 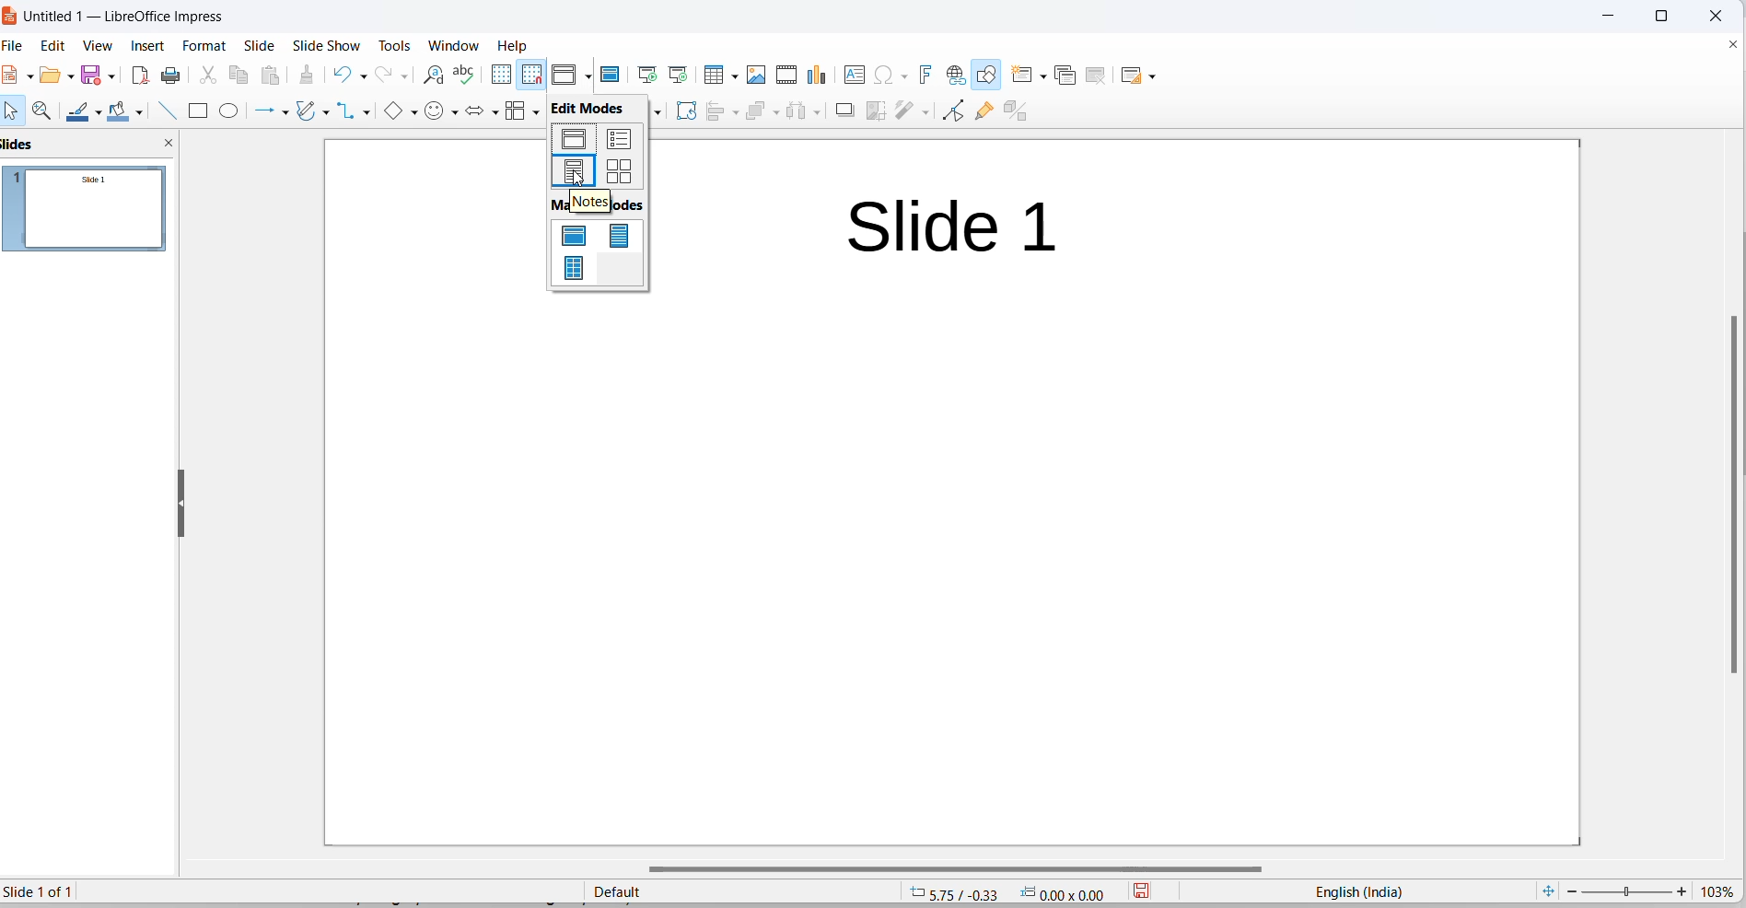 I want to click on table grid, so click(x=733, y=78).